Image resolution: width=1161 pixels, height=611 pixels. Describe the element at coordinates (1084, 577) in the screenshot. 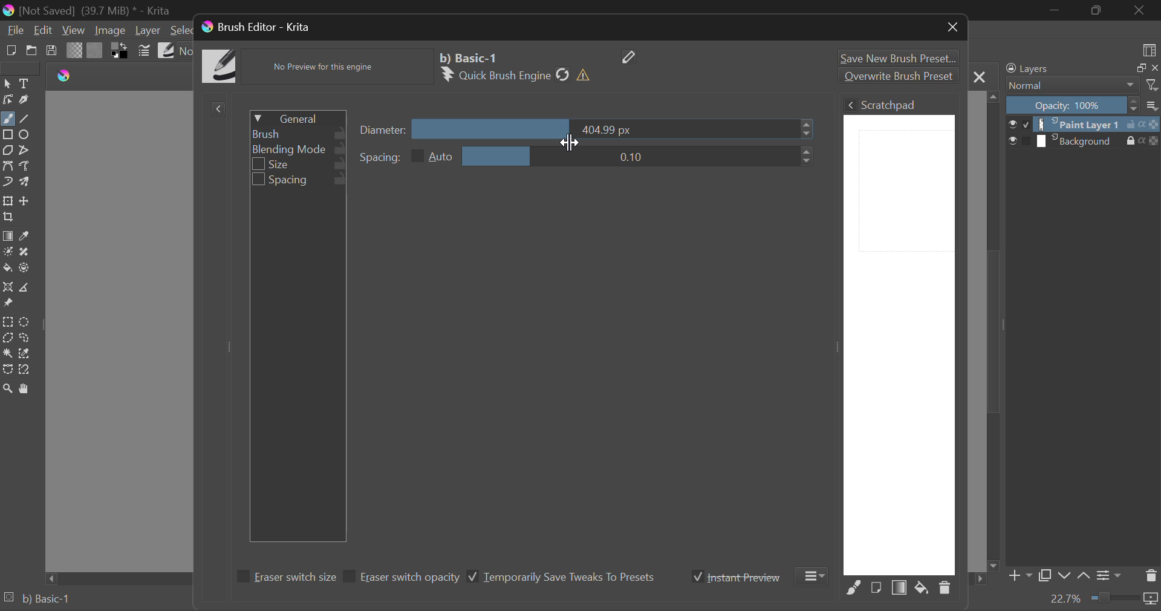

I see `Move Layer Up` at that location.